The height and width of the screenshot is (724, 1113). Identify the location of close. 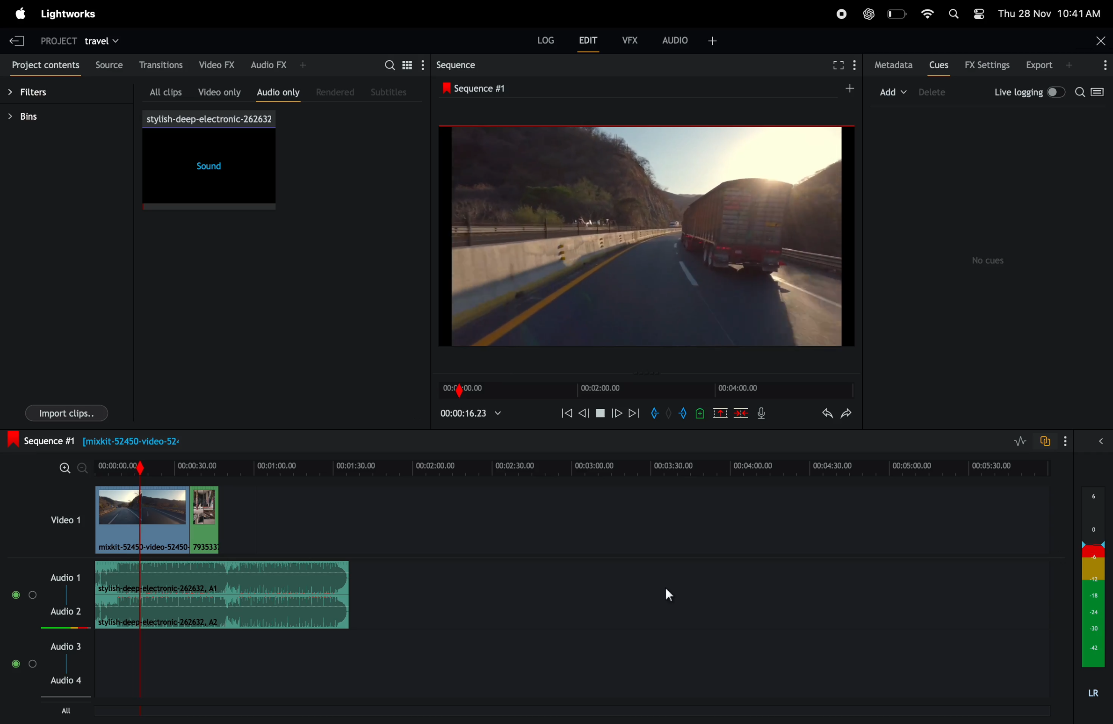
(1099, 40).